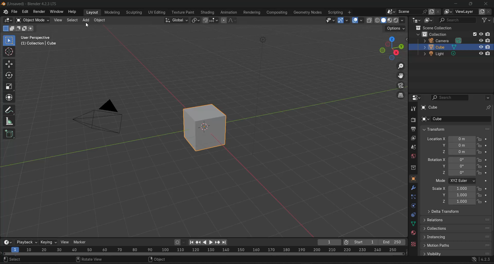 Image resolution: width=494 pixels, height=264 pixels. Describe the element at coordinates (487, 4) in the screenshot. I see `close` at that location.